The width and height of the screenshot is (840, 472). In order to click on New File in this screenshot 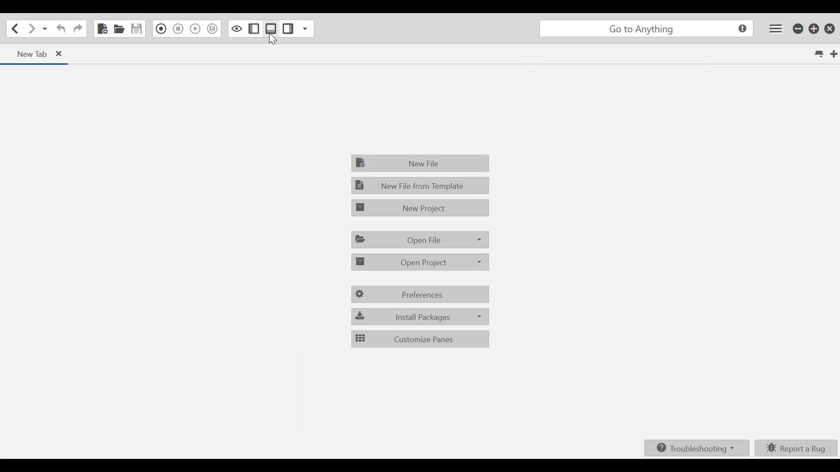, I will do `click(421, 163)`.